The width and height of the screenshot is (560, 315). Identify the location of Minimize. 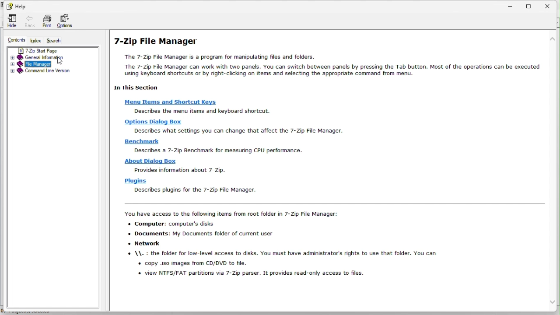
(514, 4).